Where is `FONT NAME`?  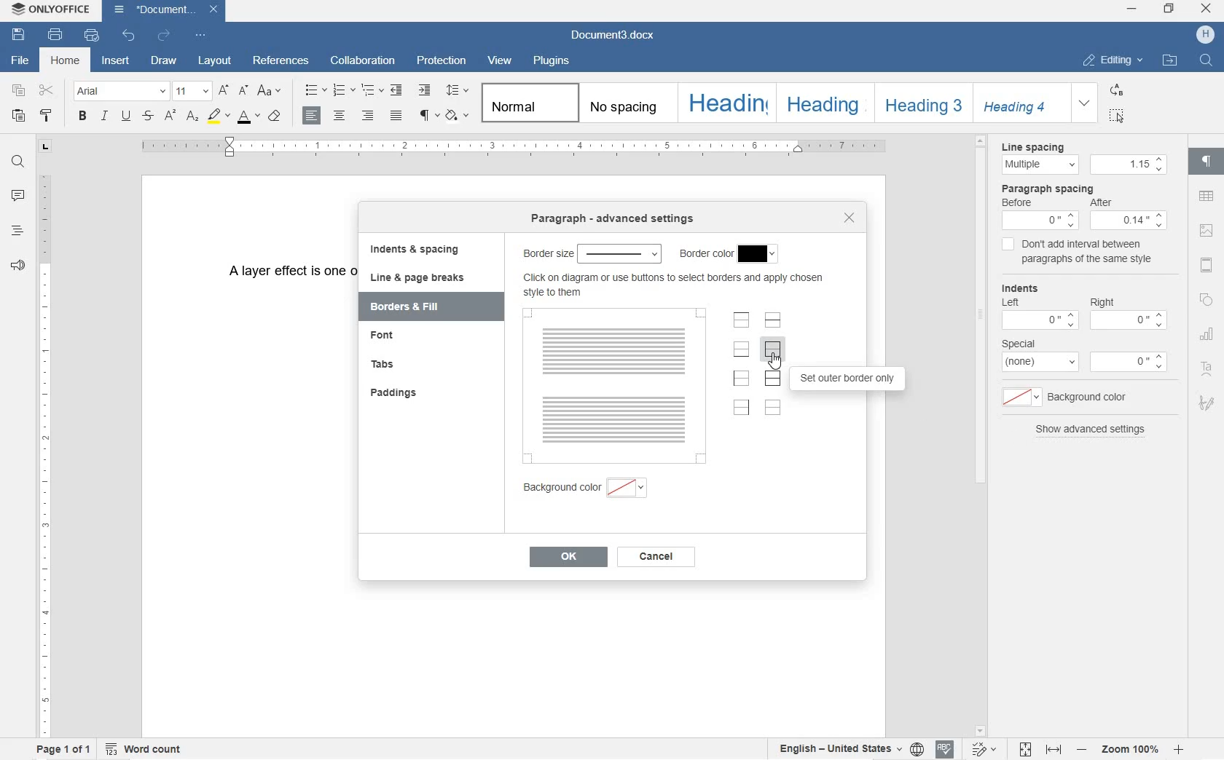
FONT NAME is located at coordinates (119, 93).